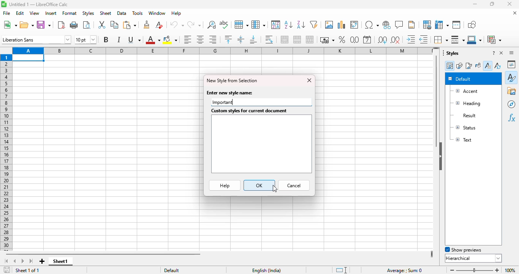  I want to click on merge and center or unmerge cells depending on the current toggle state, so click(285, 40).